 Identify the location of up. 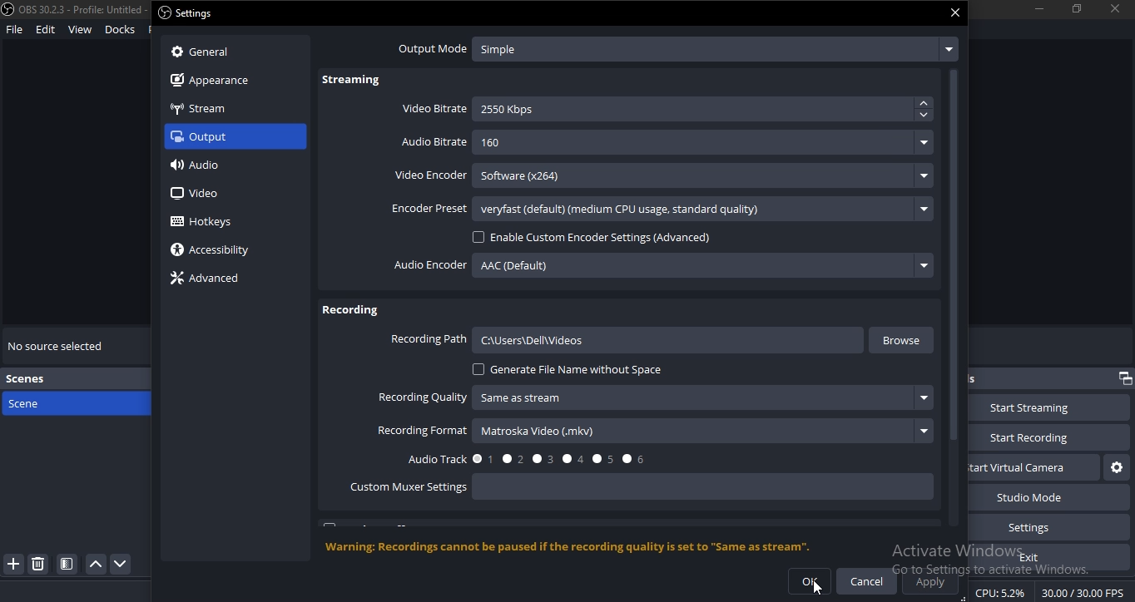
(925, 104).